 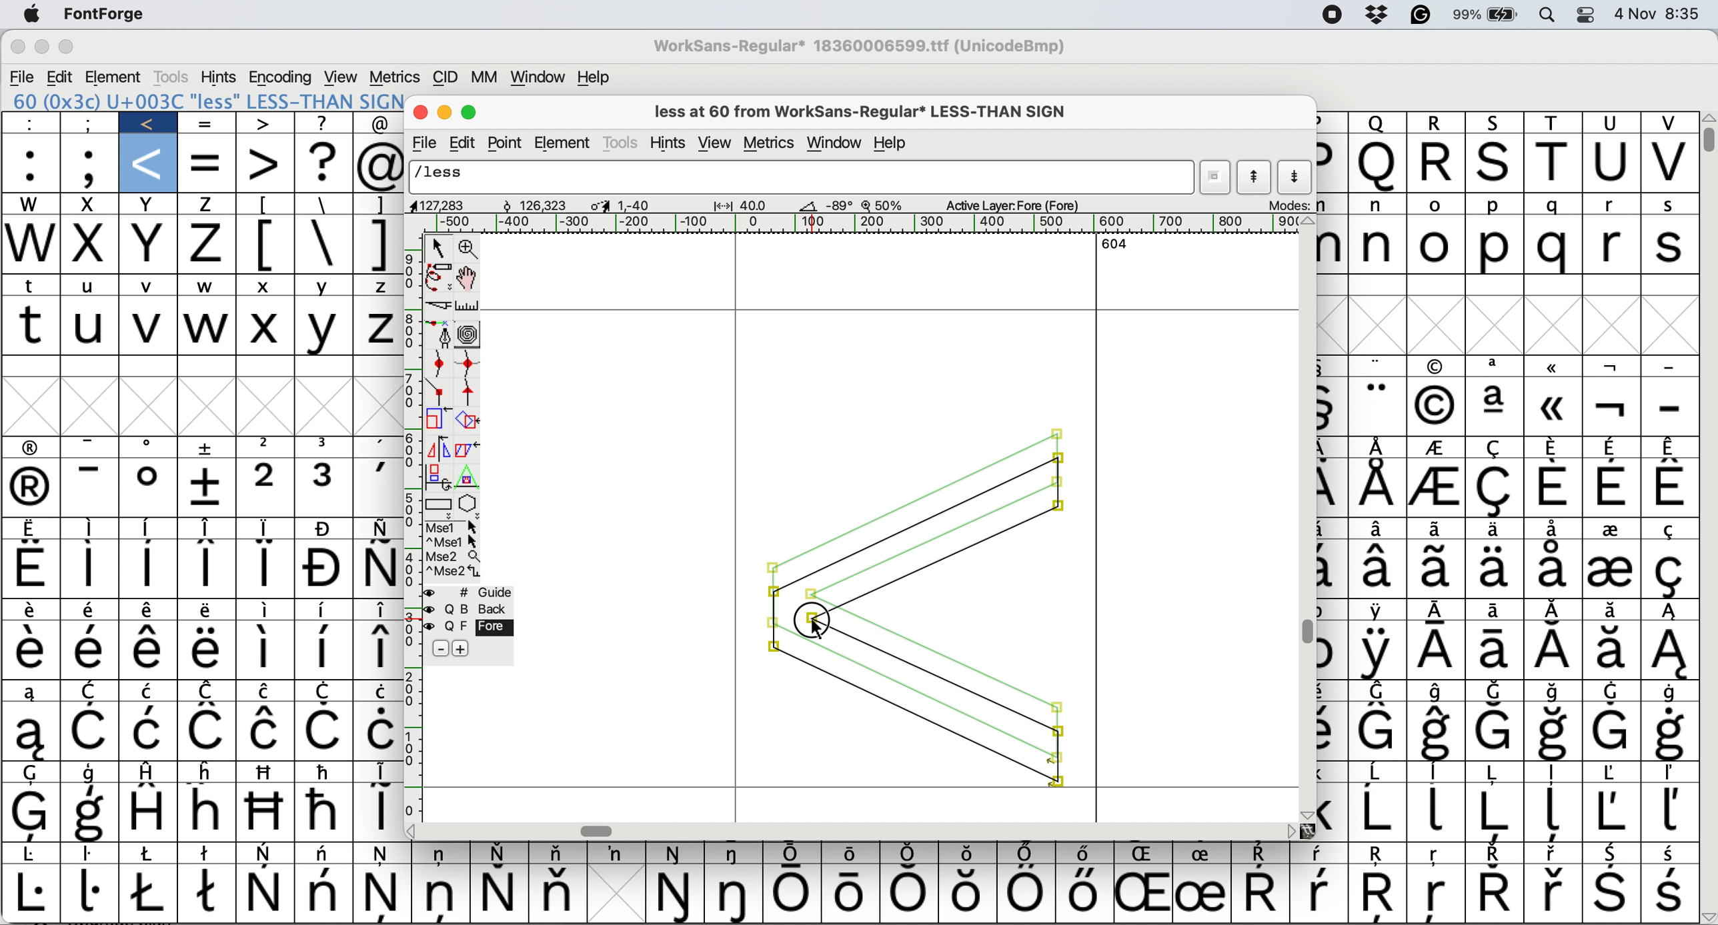 What do you see at coordinates (1553, 892) in the screenshot?
I see `Symbol` at bounding box center [1553, 892].